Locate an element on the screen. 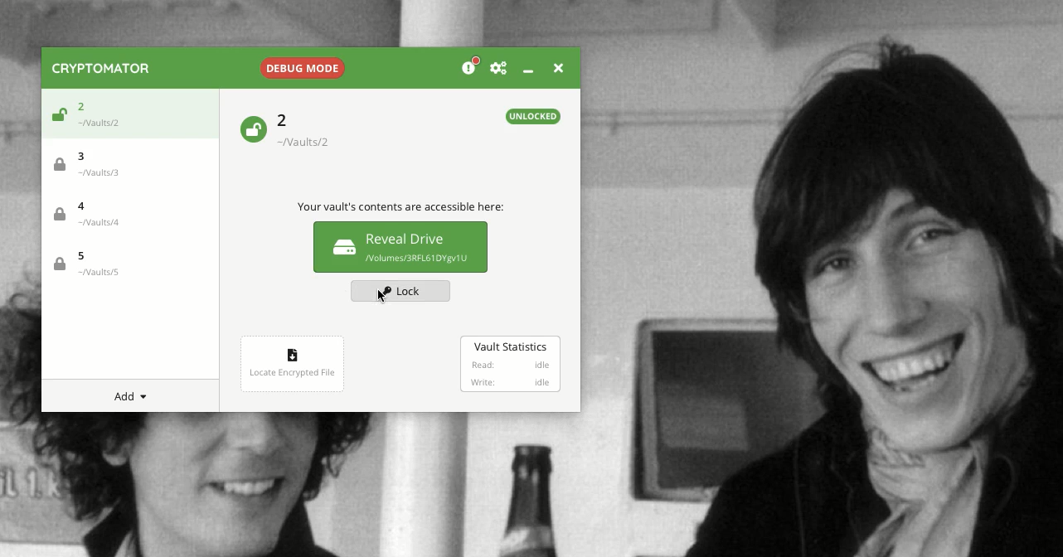 This screenshot has width=1063, height=557. Your vault's contents are accessible here is located at coordinates (400, 208).